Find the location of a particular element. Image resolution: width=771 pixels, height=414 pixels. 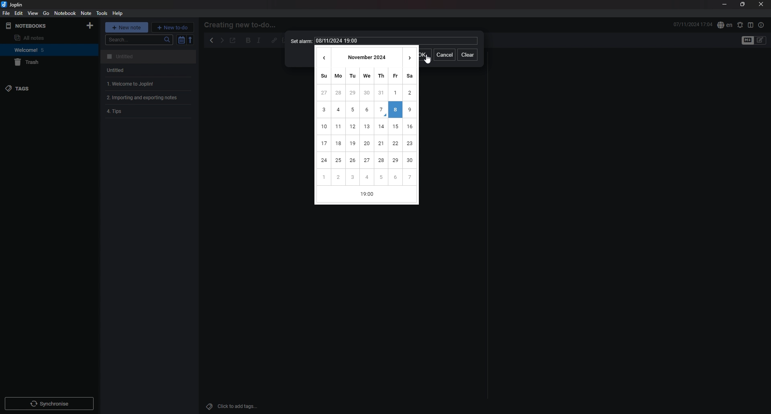

edit is located at coordinates (18, 13).